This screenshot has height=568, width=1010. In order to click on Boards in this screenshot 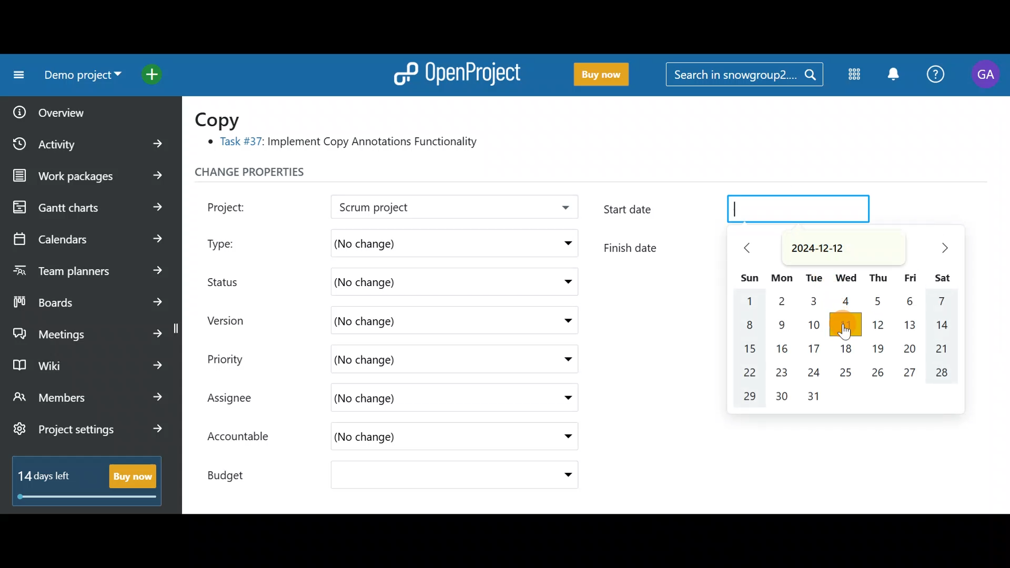, I will do `click(89, 299)`.